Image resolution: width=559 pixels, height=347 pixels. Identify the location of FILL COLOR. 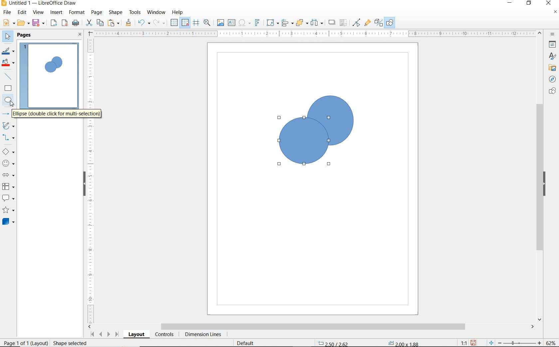
(9, 63).